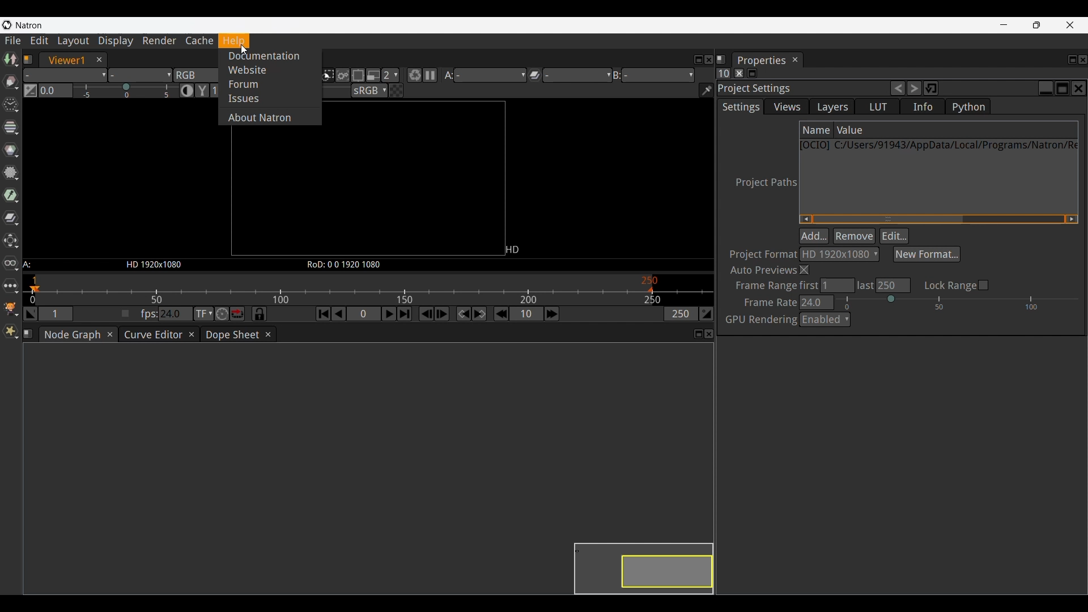  What do you see at coordinates (927, 254) in the screenshot?
I see `Select new format` at bounding box center [927, 254].